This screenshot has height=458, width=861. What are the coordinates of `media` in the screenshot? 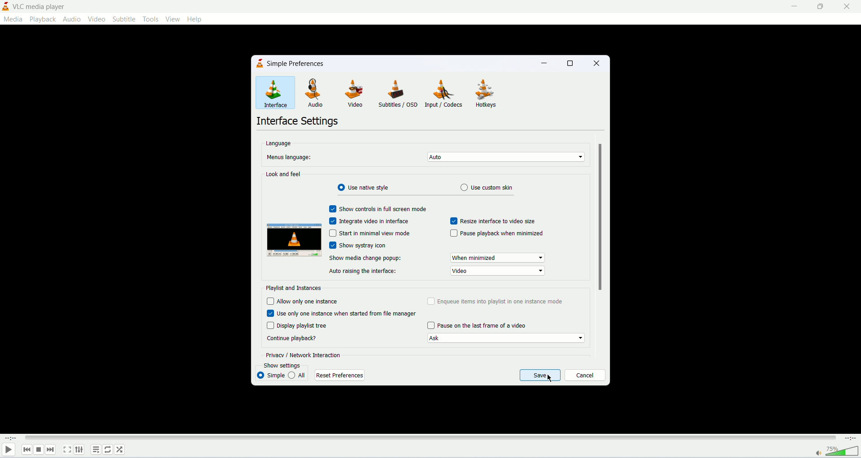 It's located at (13, 20).